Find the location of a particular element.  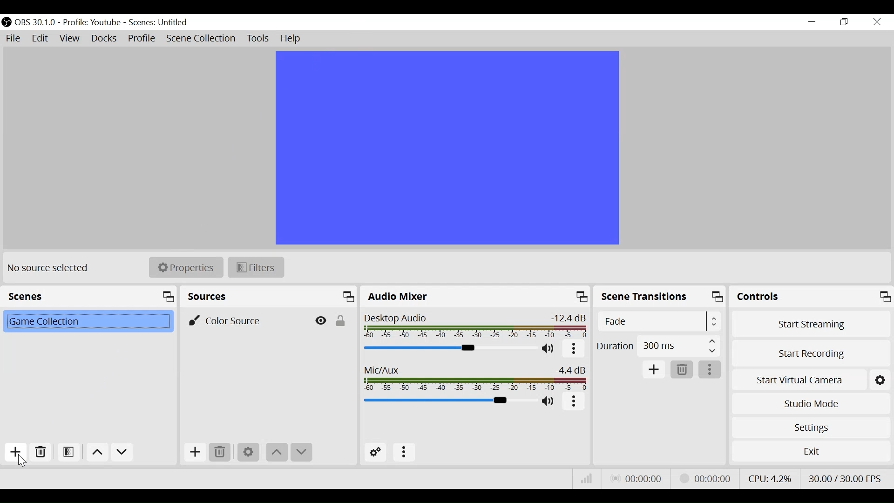

more options is located at coordinates (573, 350).